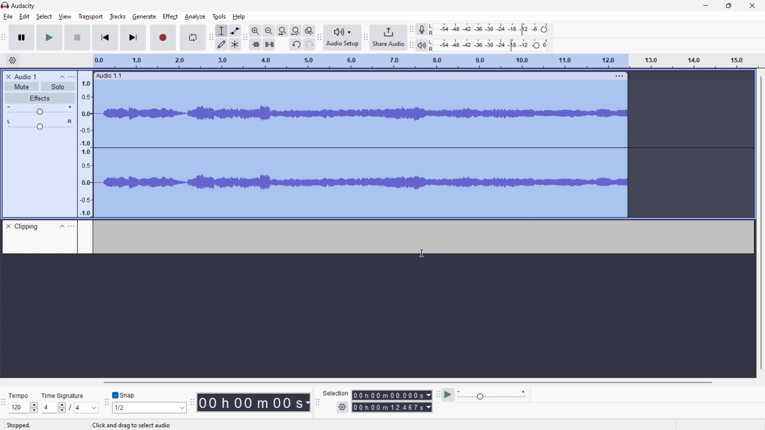  What do you see at coordinates (192, 403) in the screenshot?
I see `time toolbar` at bounding box center [192, 403].